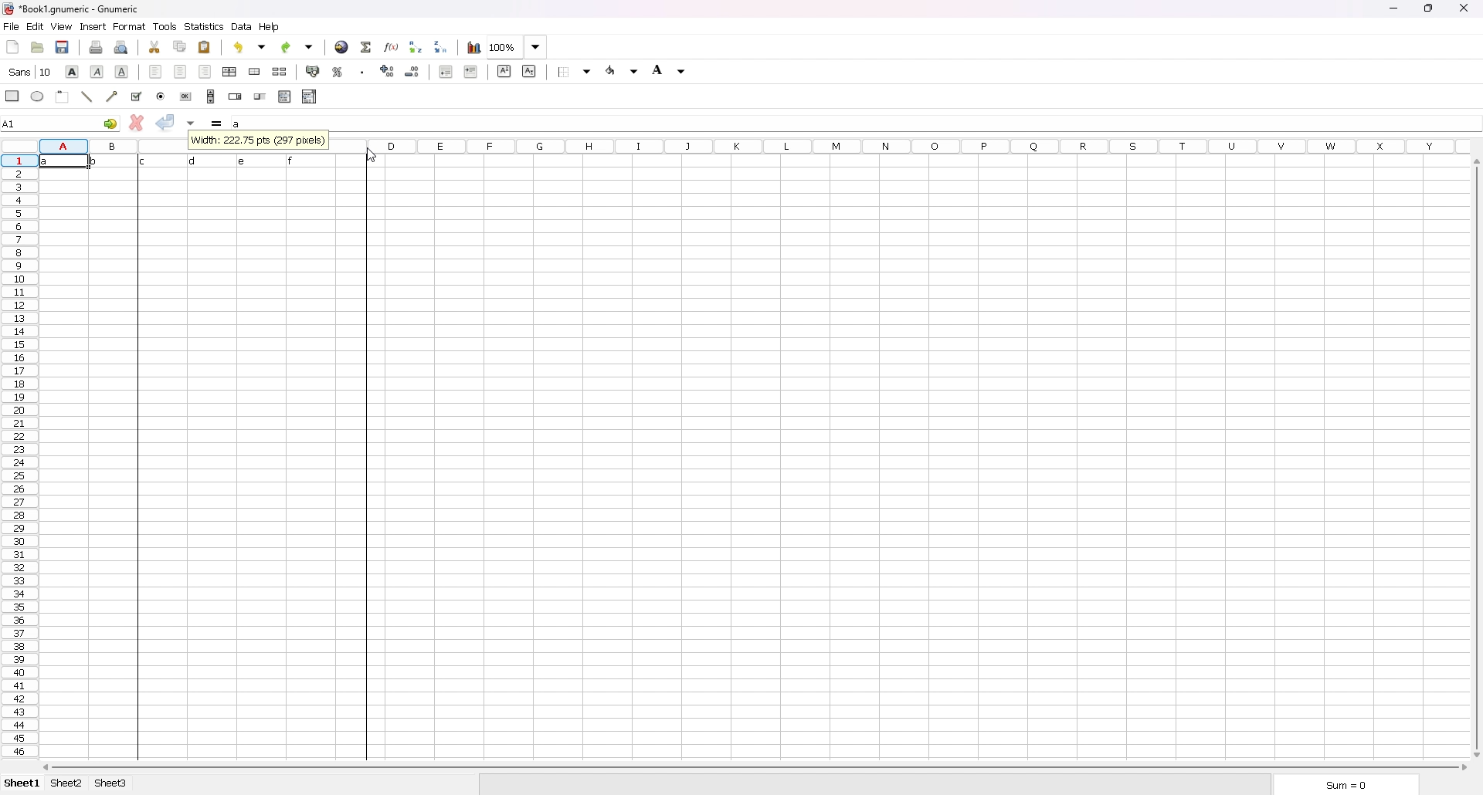 This screenshot has height=795, width=1483. Describe the element at coordinates (204, 71) in the screenshot. I see `right align` at that location.